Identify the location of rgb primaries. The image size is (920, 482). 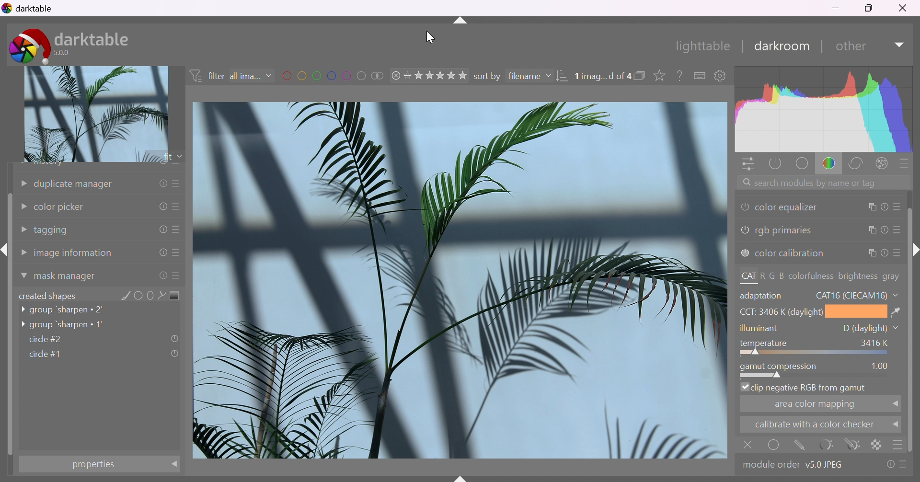
(819, 230).